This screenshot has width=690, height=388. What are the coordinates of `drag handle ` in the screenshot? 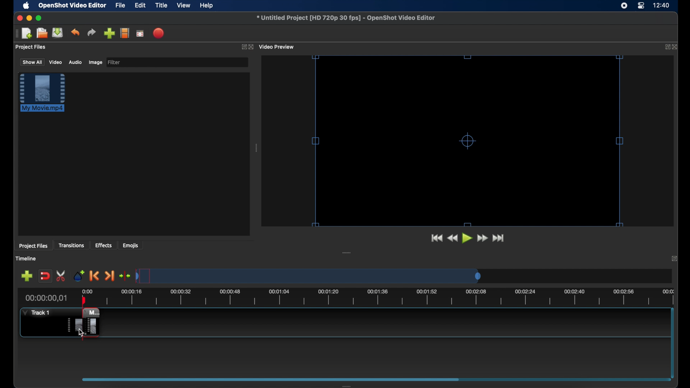 It's located at (351, 385).